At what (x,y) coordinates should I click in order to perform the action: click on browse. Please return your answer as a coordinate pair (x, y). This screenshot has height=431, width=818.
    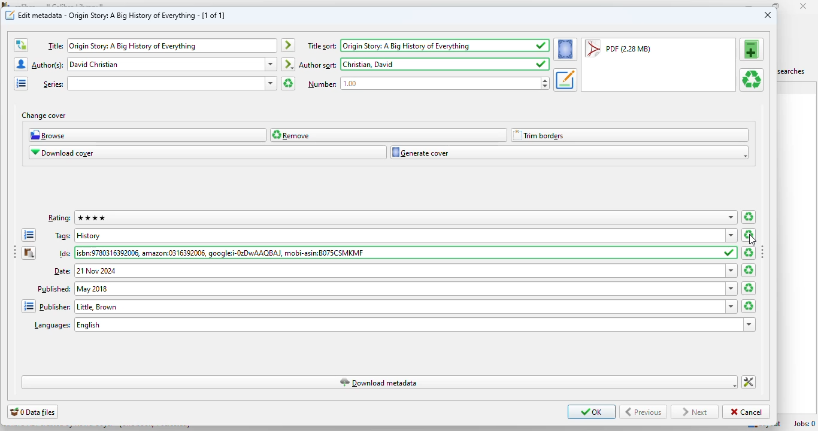
    Looking at the image, I should click on (147, 135).